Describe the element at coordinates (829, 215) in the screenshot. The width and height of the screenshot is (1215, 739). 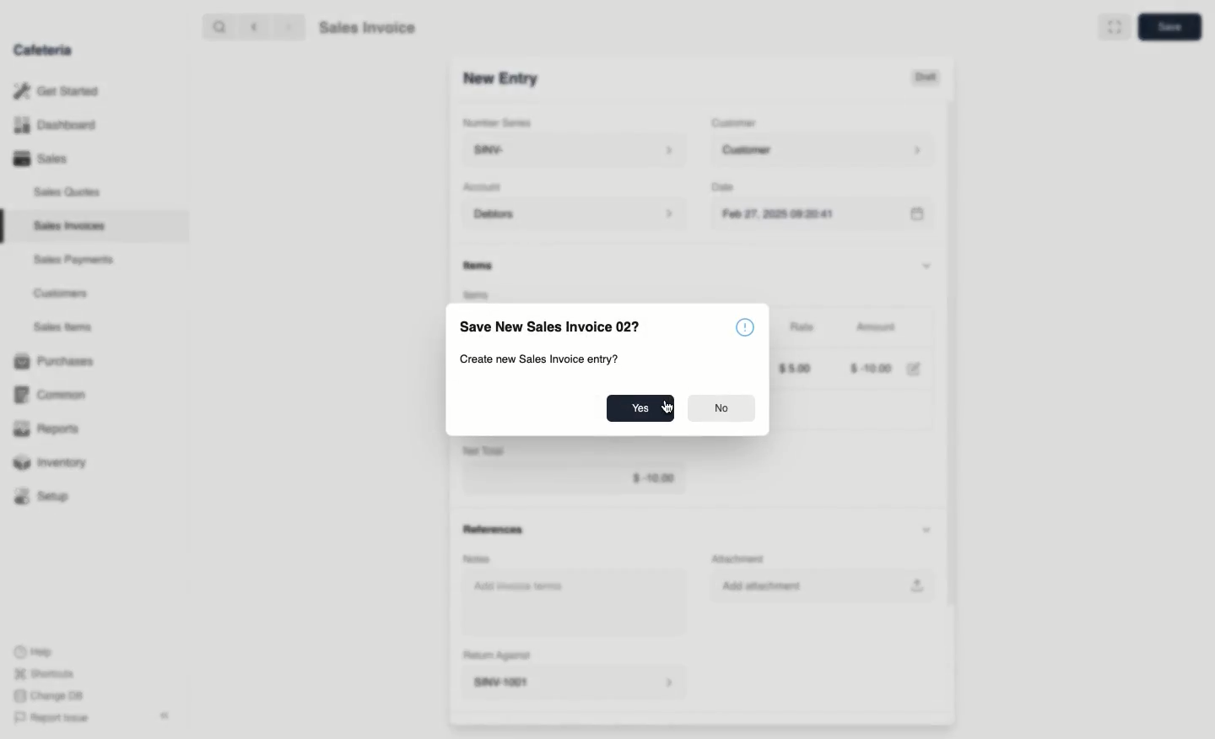
I see `Feb 27, 2025 09:19:04` at that location.